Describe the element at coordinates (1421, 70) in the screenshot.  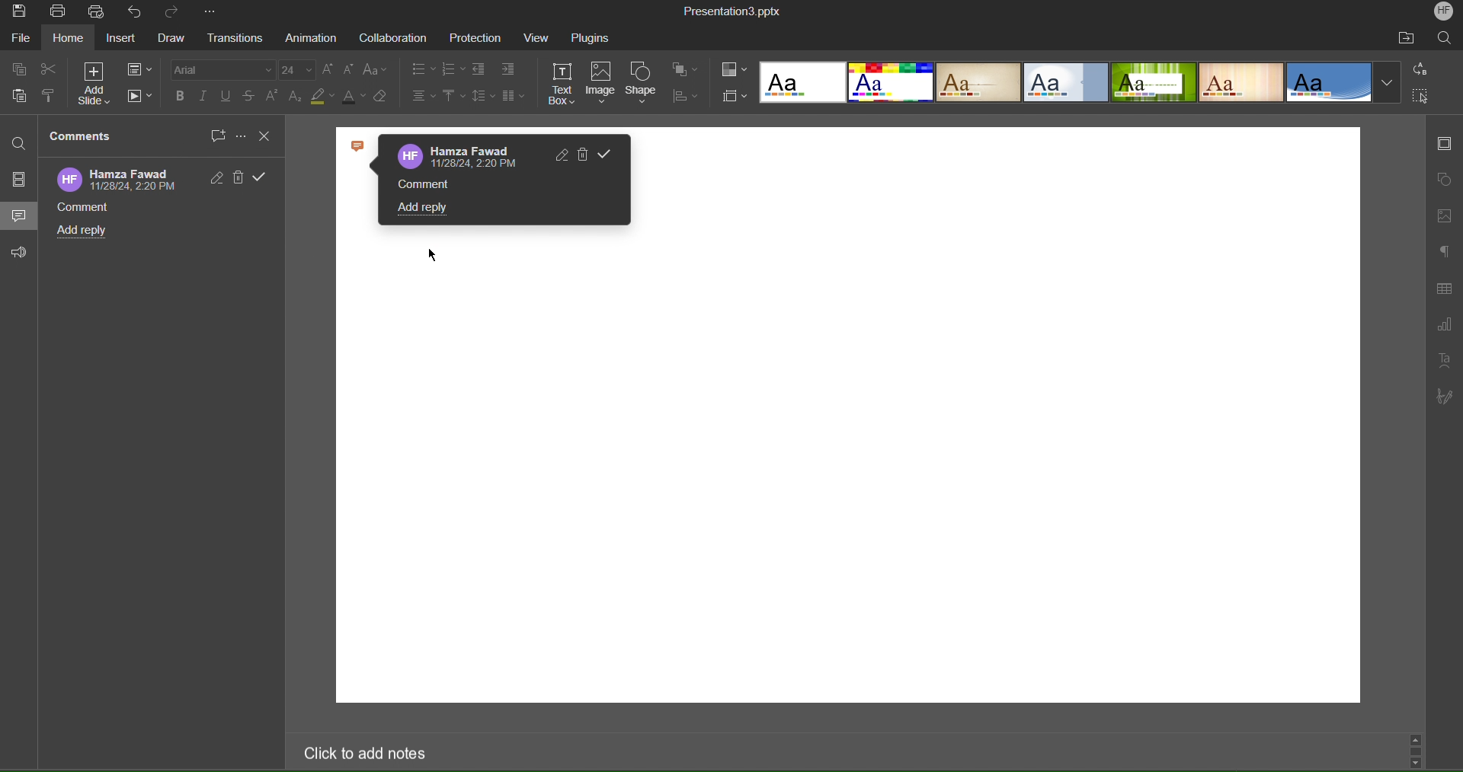
I see `Replace` at that location.